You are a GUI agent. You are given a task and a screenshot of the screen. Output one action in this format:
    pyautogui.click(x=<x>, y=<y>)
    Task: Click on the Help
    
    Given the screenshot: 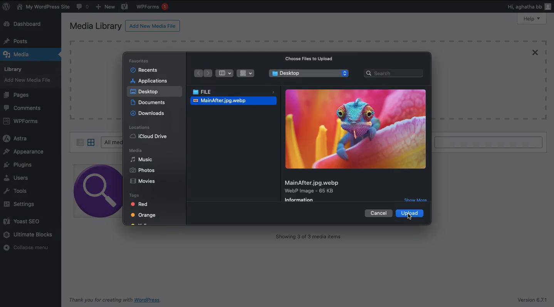 What is the action you would take?
    pyautogui.click(x=532, y=19)
    